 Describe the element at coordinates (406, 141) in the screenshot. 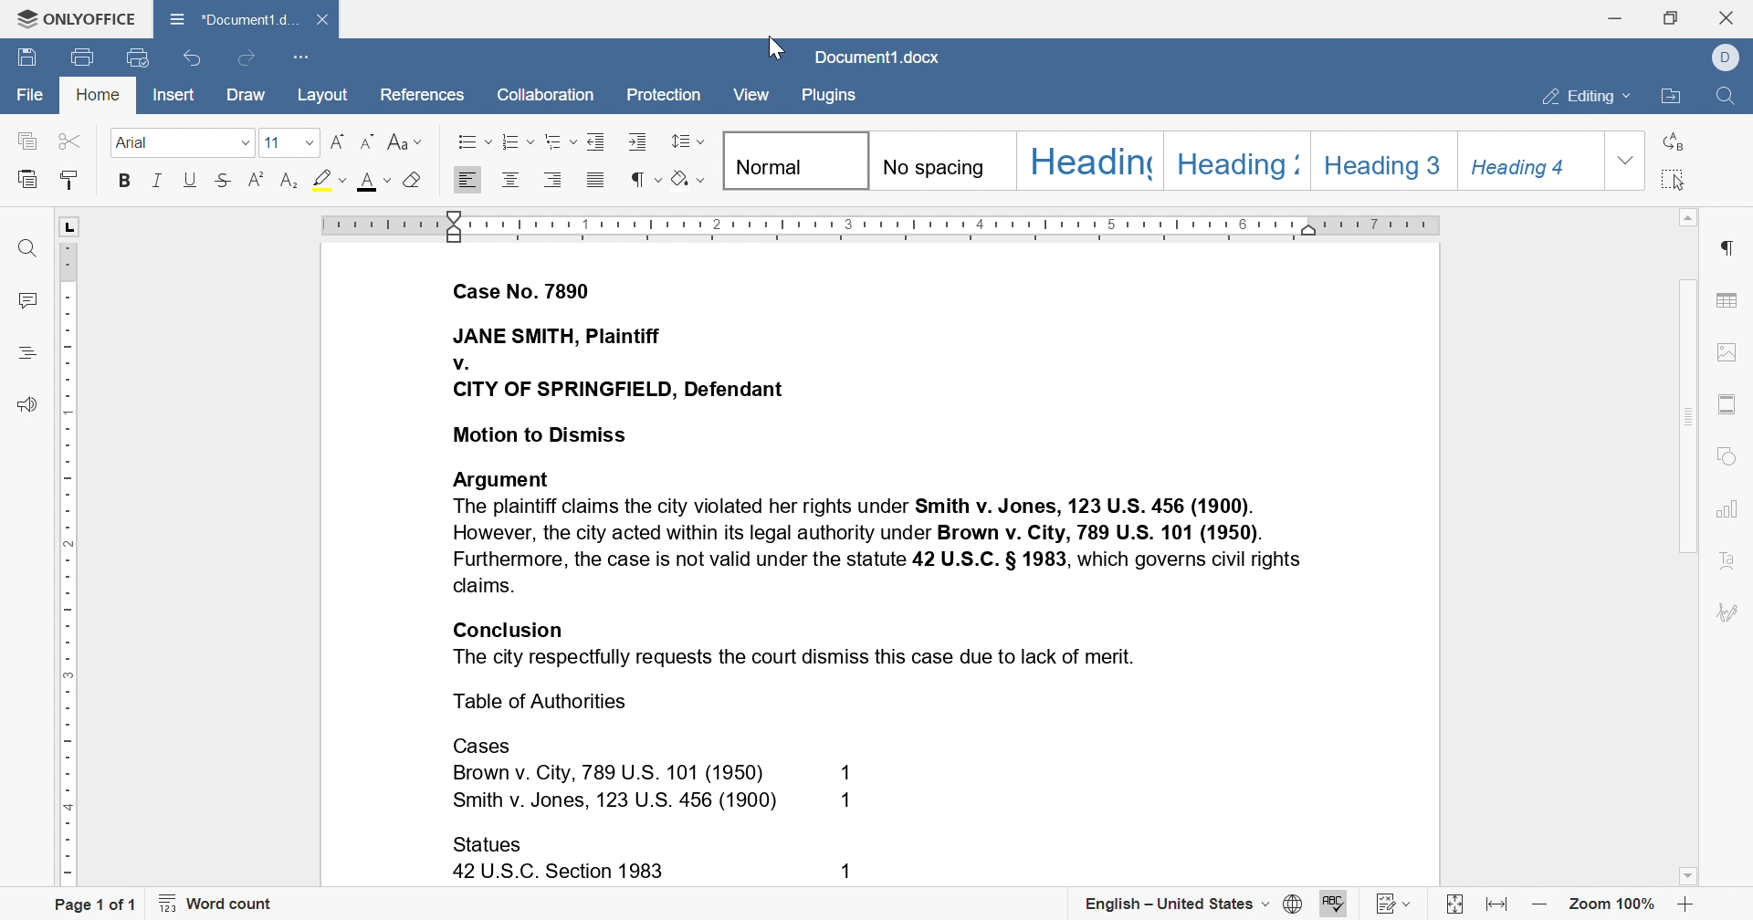

I see `change case` at that location.